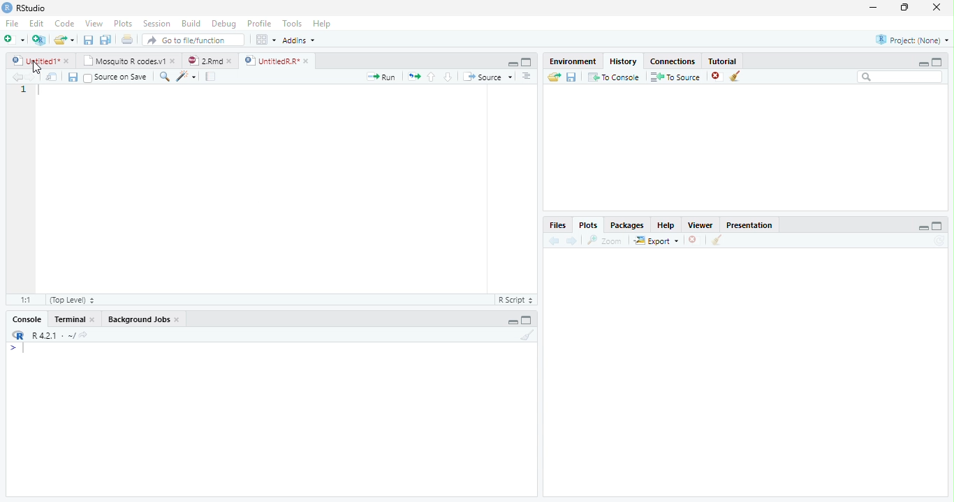  What do you see at coordinates (673, 62) in the screenshot?
I see `Connections` at bounding box center [673, 62].